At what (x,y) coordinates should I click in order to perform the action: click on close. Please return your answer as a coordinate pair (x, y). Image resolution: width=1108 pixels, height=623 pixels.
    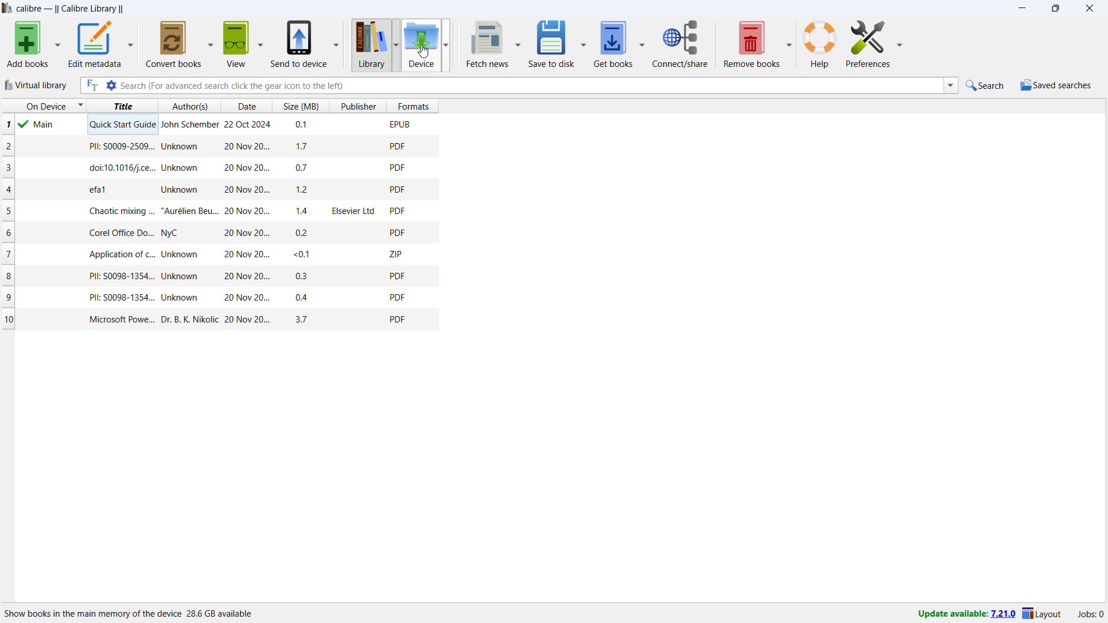
    Looking at the image, I should click on (1088, 8).